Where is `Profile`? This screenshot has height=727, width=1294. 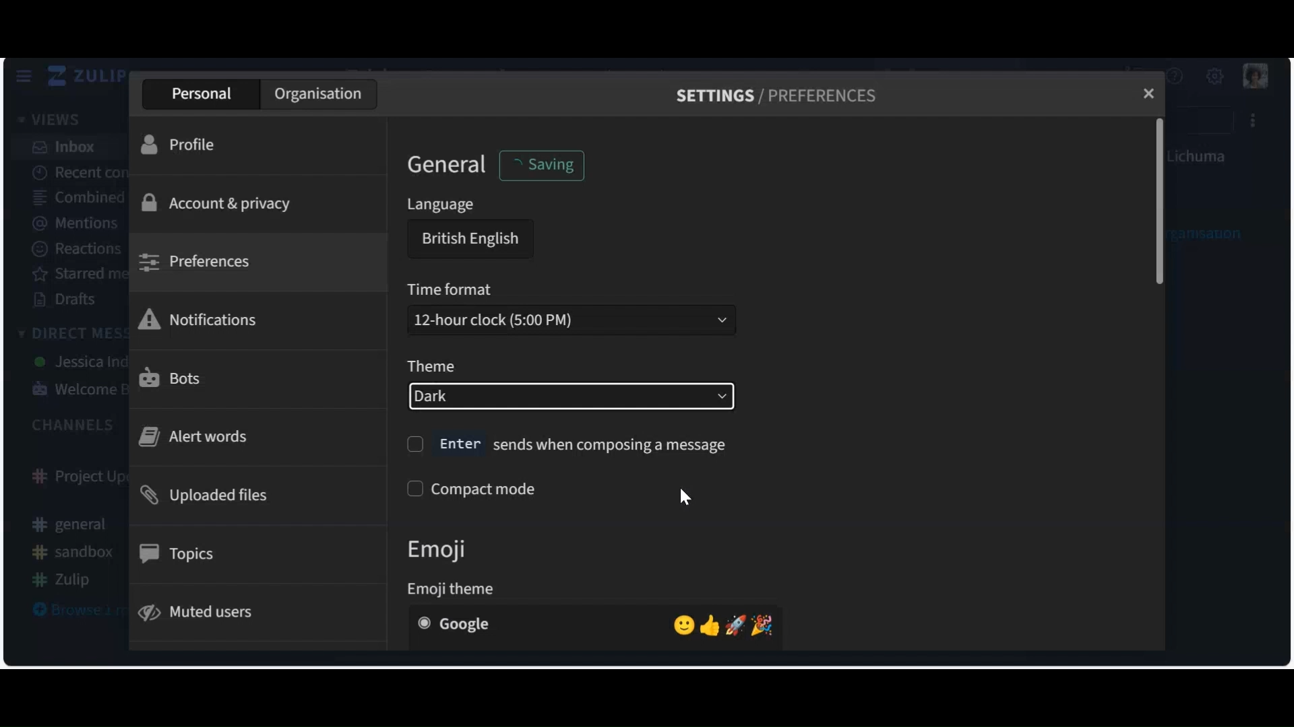 Profile is located at coordinates (179, 145).